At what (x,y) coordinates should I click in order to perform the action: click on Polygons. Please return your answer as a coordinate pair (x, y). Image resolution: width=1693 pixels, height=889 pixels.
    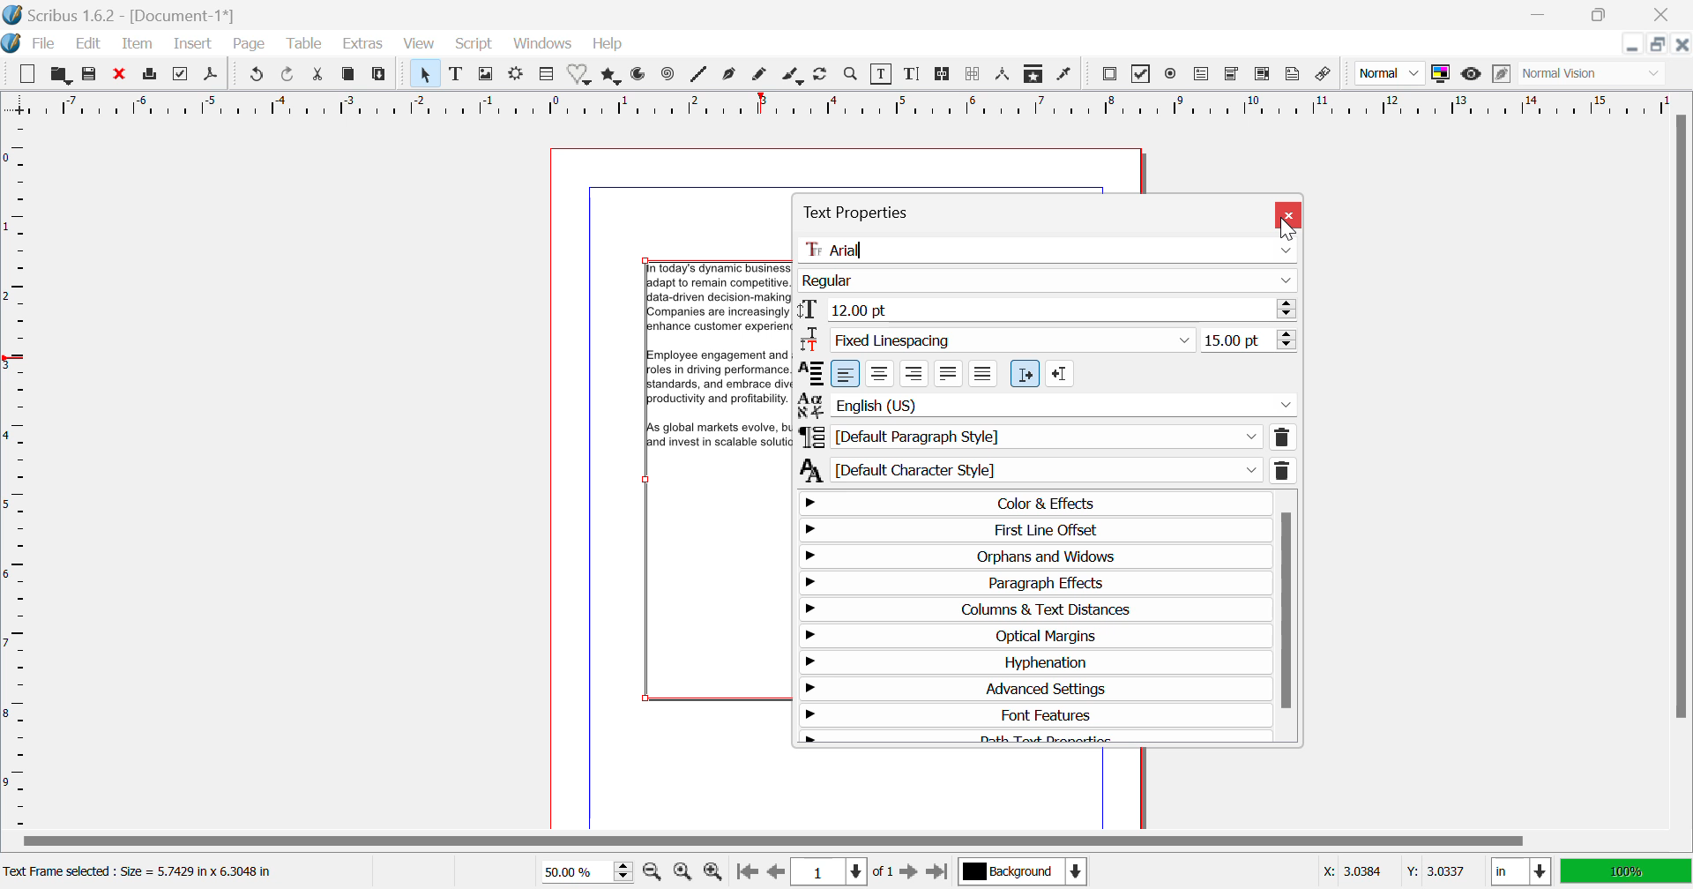
    Looking at the image, I should click on (613, 74).